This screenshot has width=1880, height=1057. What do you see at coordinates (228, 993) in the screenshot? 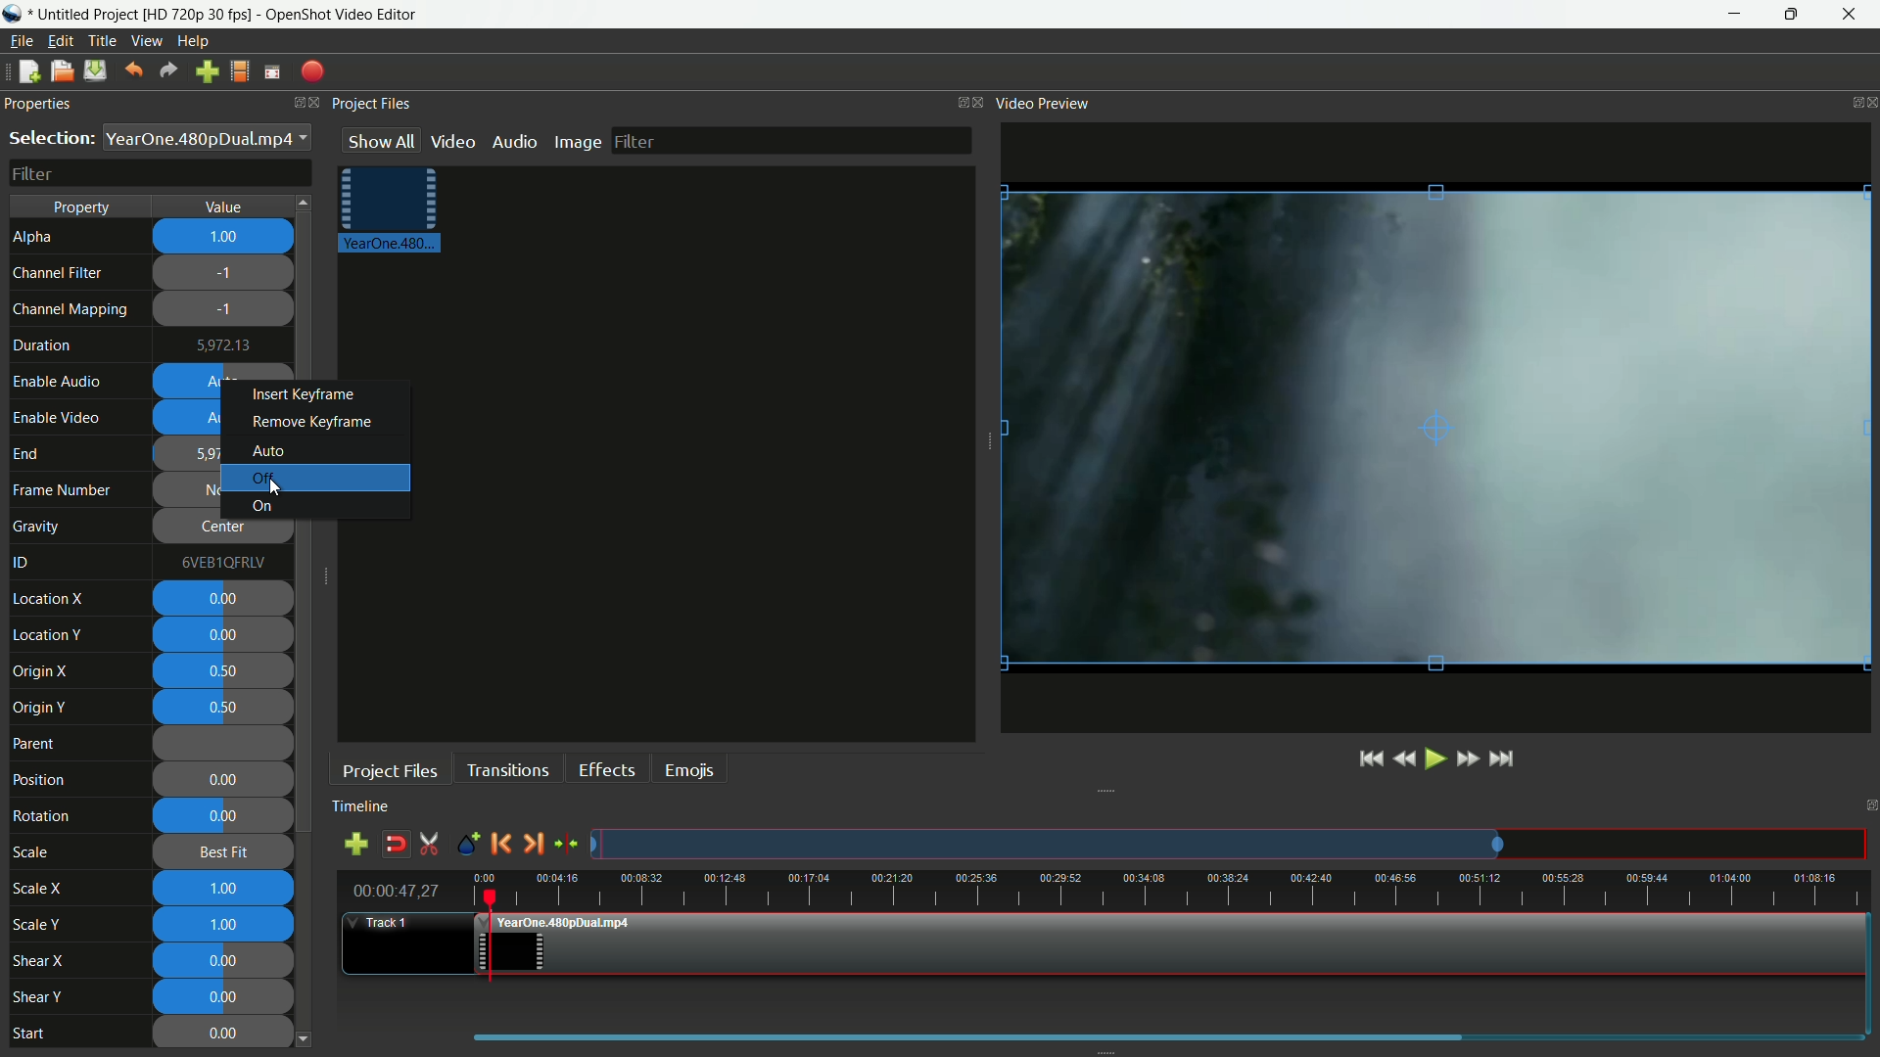
I see `0.00` at bounding box center [228, 993].